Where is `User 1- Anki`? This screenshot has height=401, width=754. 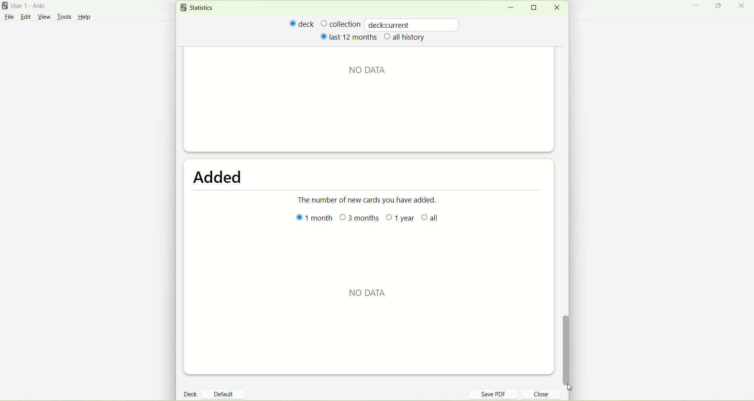
User 1- Anki is located at coordinates (33, 7).